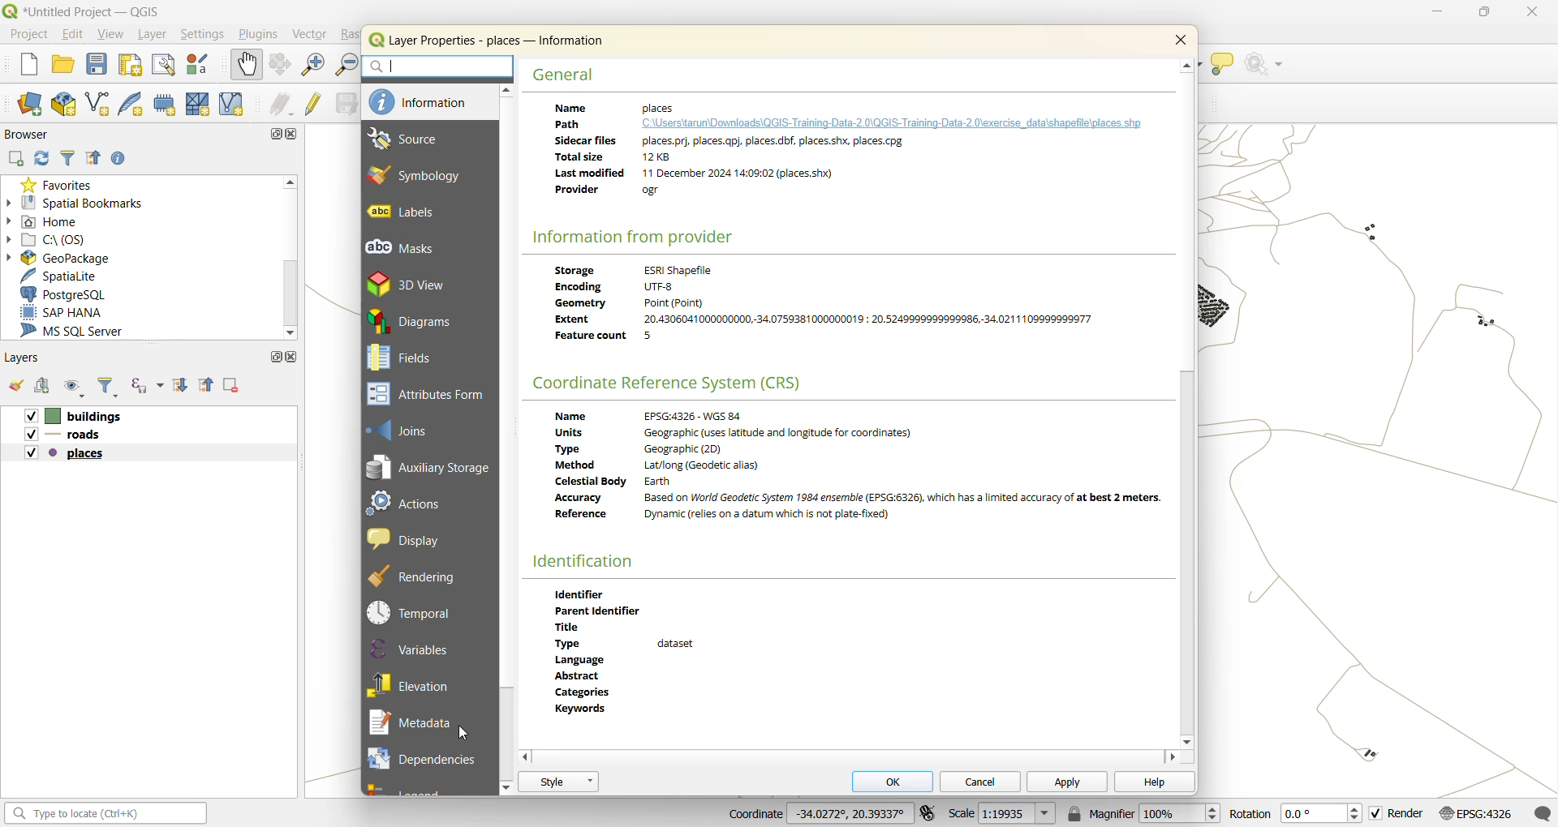 The image size is (1558, 827). Describe the element at coordinates (443, 66) in the screenshot. I see `search` at that location.